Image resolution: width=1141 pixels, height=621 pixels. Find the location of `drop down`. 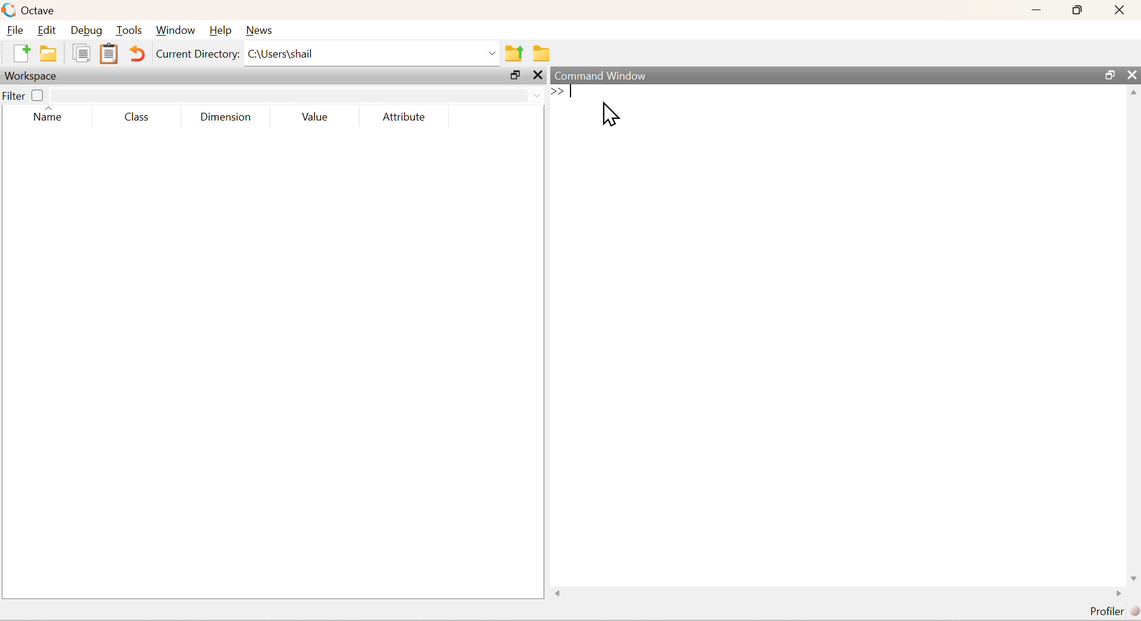

drop down is located at coordinates (298, 94).